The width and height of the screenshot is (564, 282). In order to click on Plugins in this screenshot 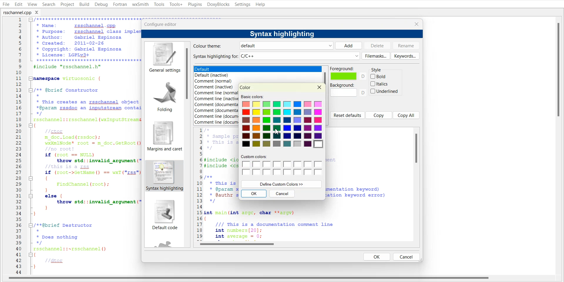, I will do `click(194, 4)`.